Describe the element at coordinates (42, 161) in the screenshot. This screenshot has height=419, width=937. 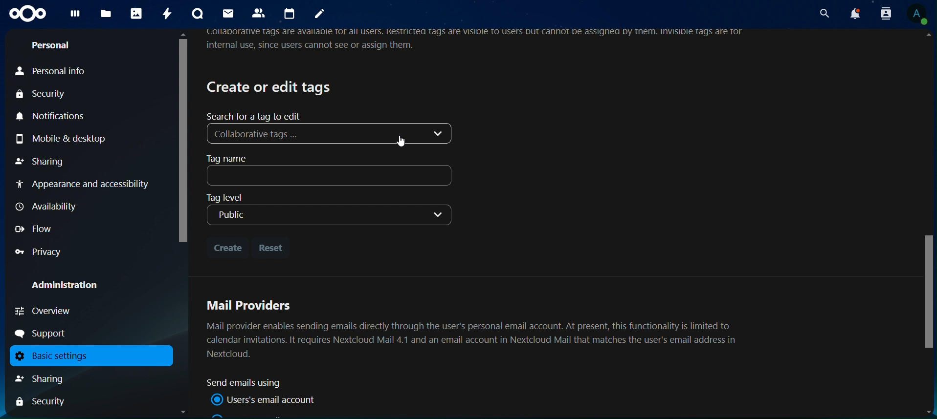
I see `sharing` at that location.